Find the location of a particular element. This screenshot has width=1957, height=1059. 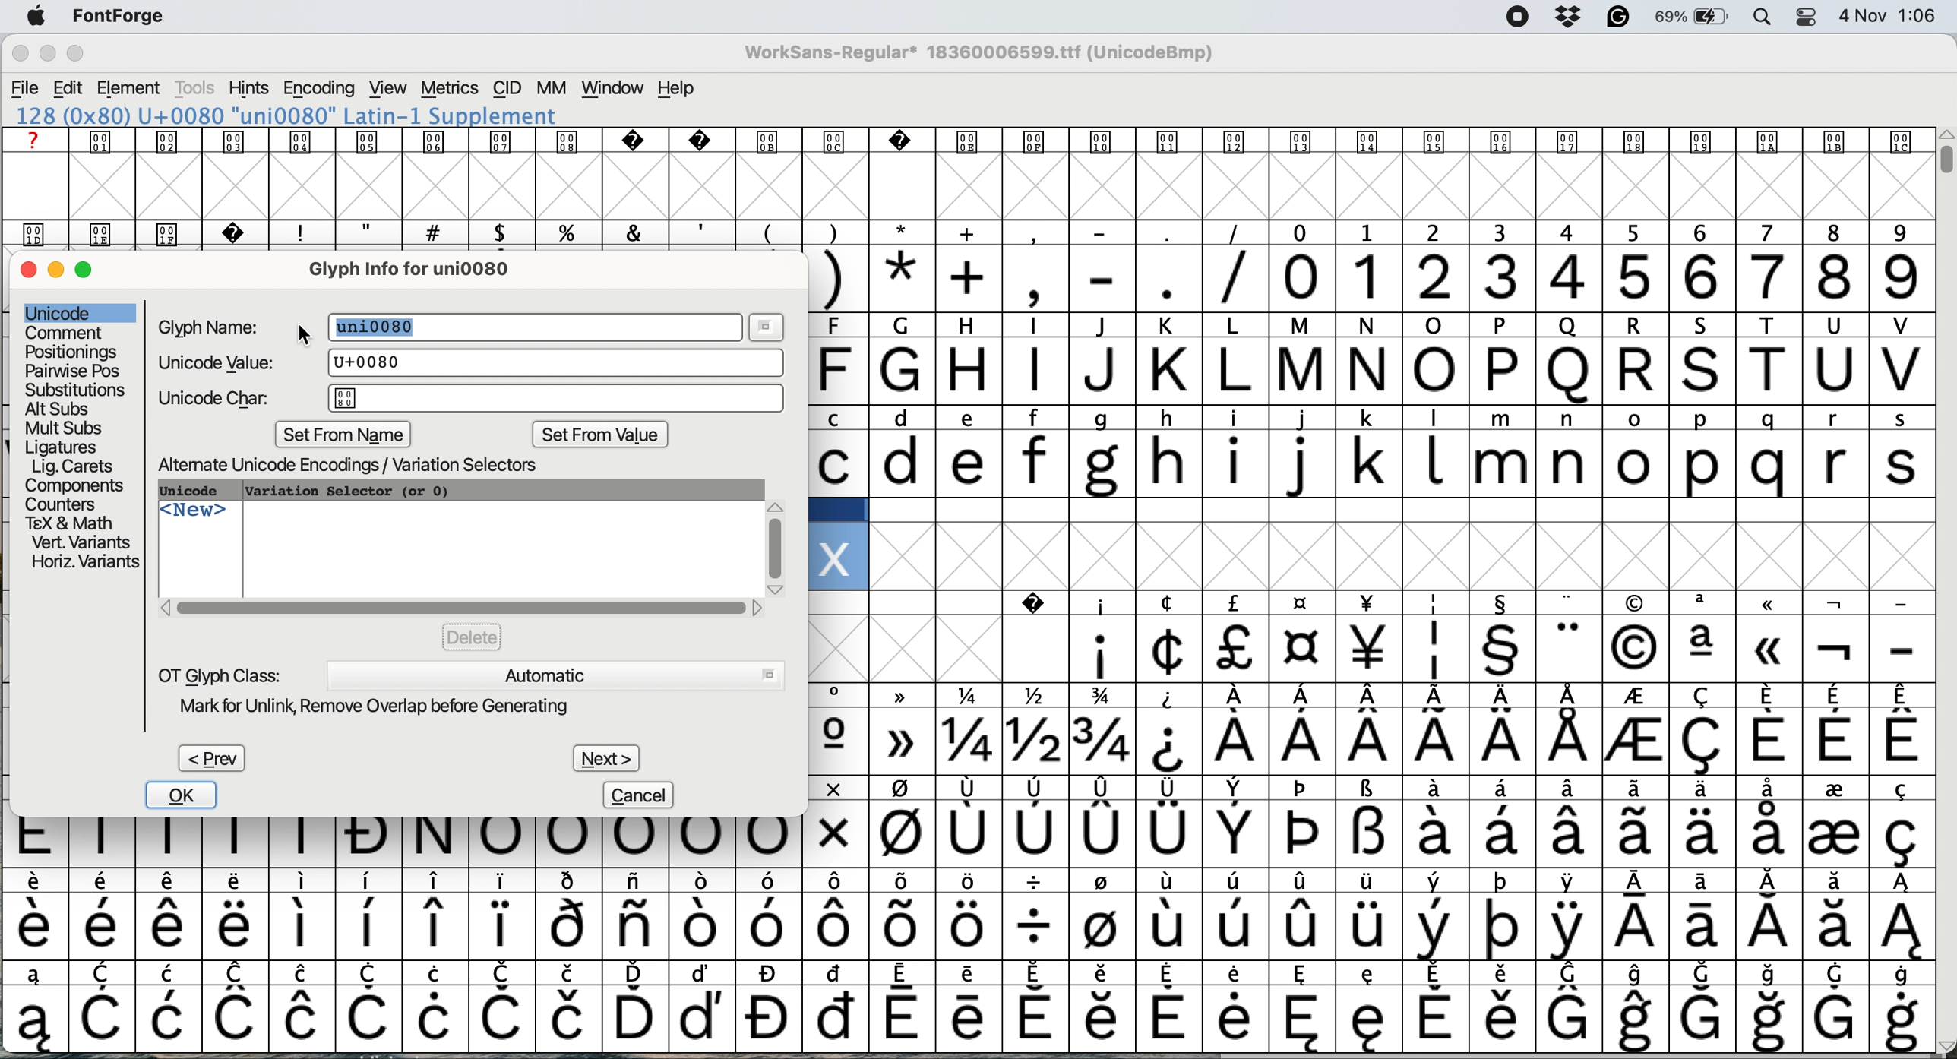

special characters is located at coordinates (1033, 278).